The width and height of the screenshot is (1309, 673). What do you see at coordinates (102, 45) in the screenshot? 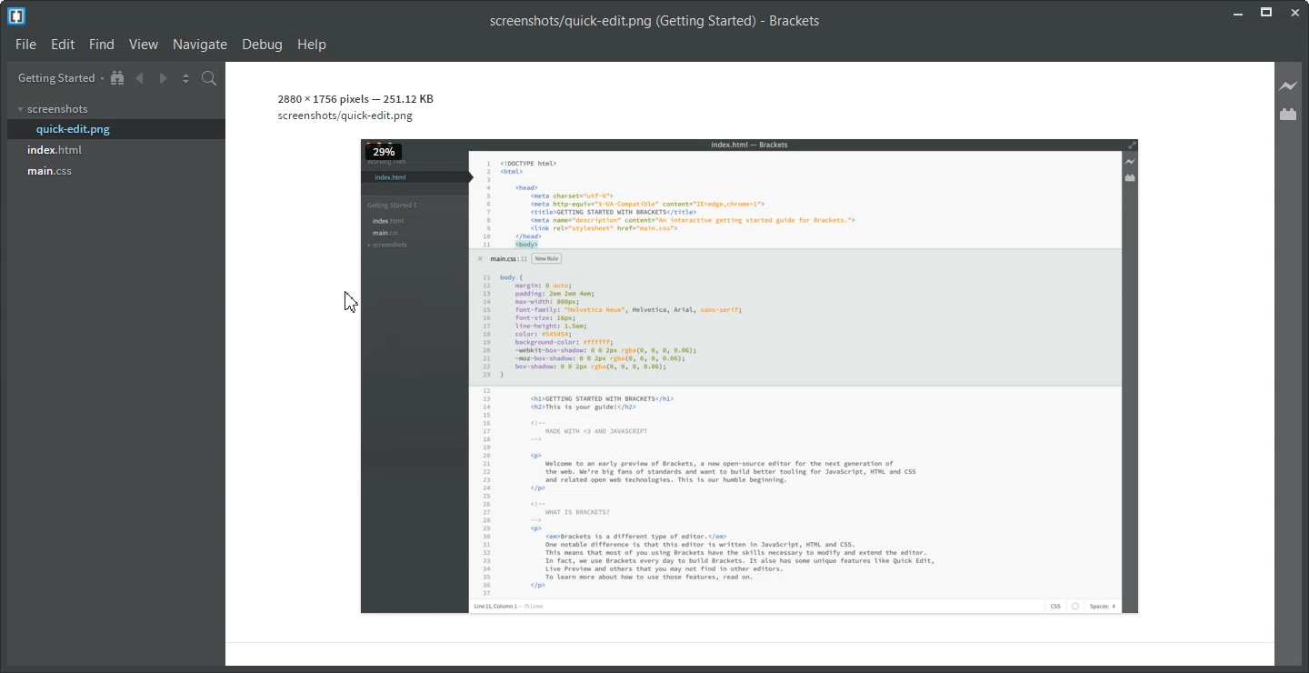
I see `Find` at bounding box center [102, 45].